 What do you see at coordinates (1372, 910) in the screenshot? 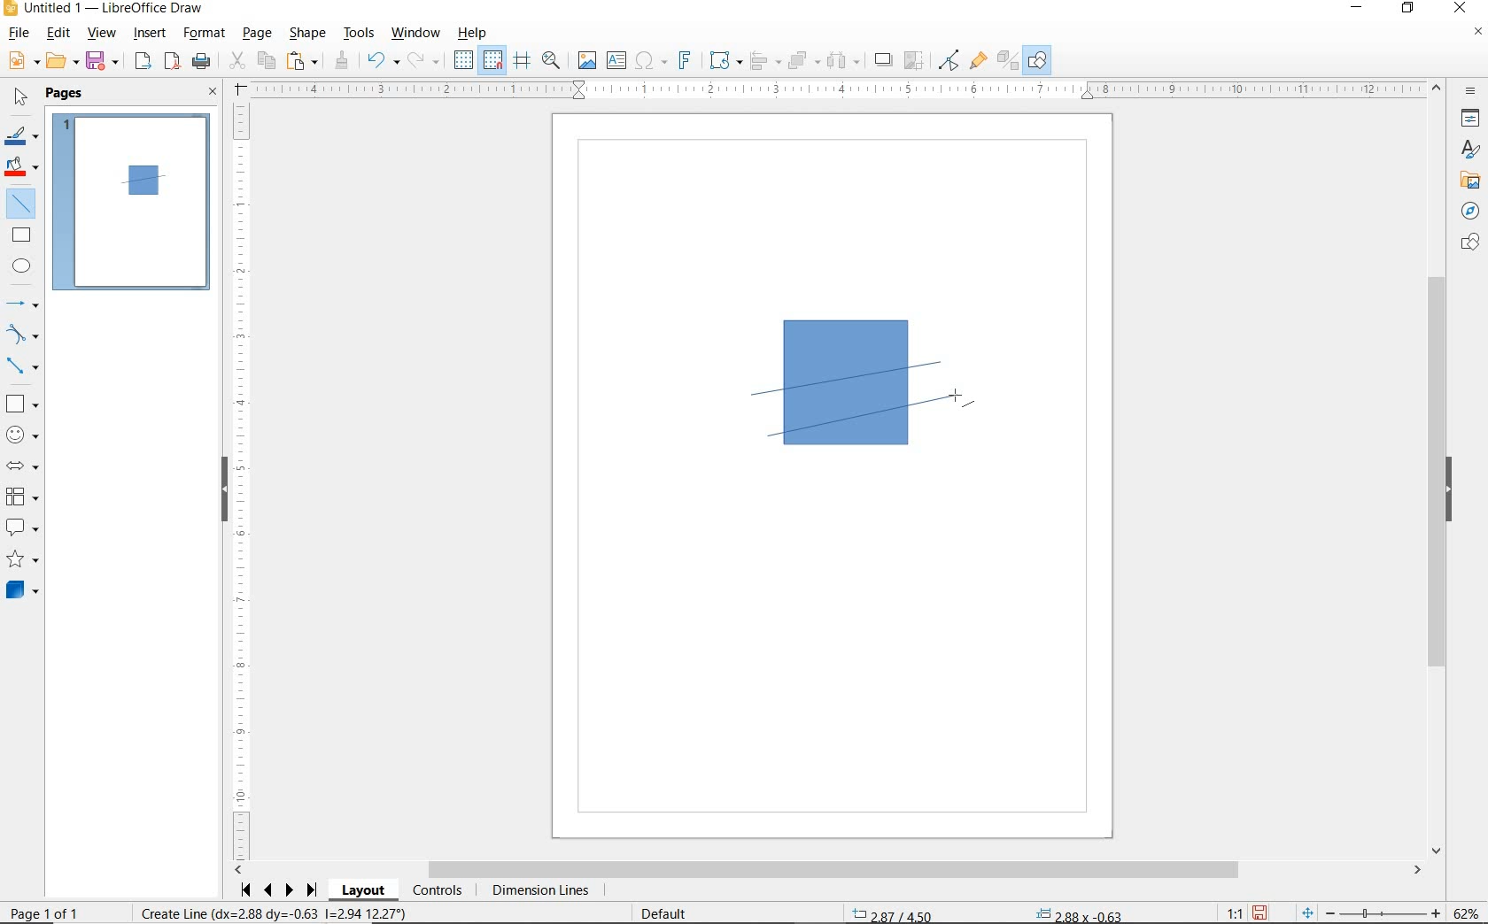
I see `ZOOM OUT OR ZOOM IN` at bounding box center [1372, 910].